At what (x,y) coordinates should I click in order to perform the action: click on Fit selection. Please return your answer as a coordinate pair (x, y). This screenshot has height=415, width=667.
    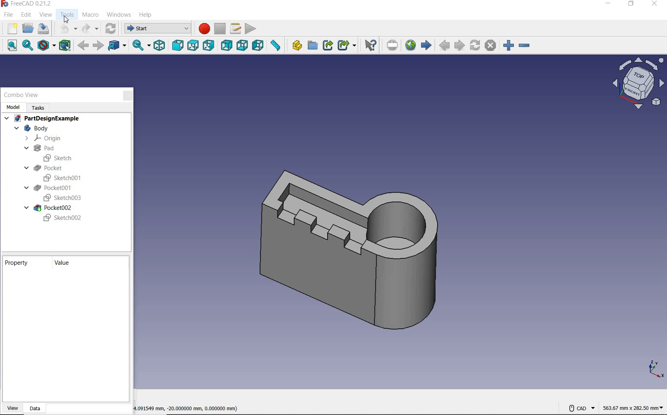
    Looking at the image, I should click on (27, 46).